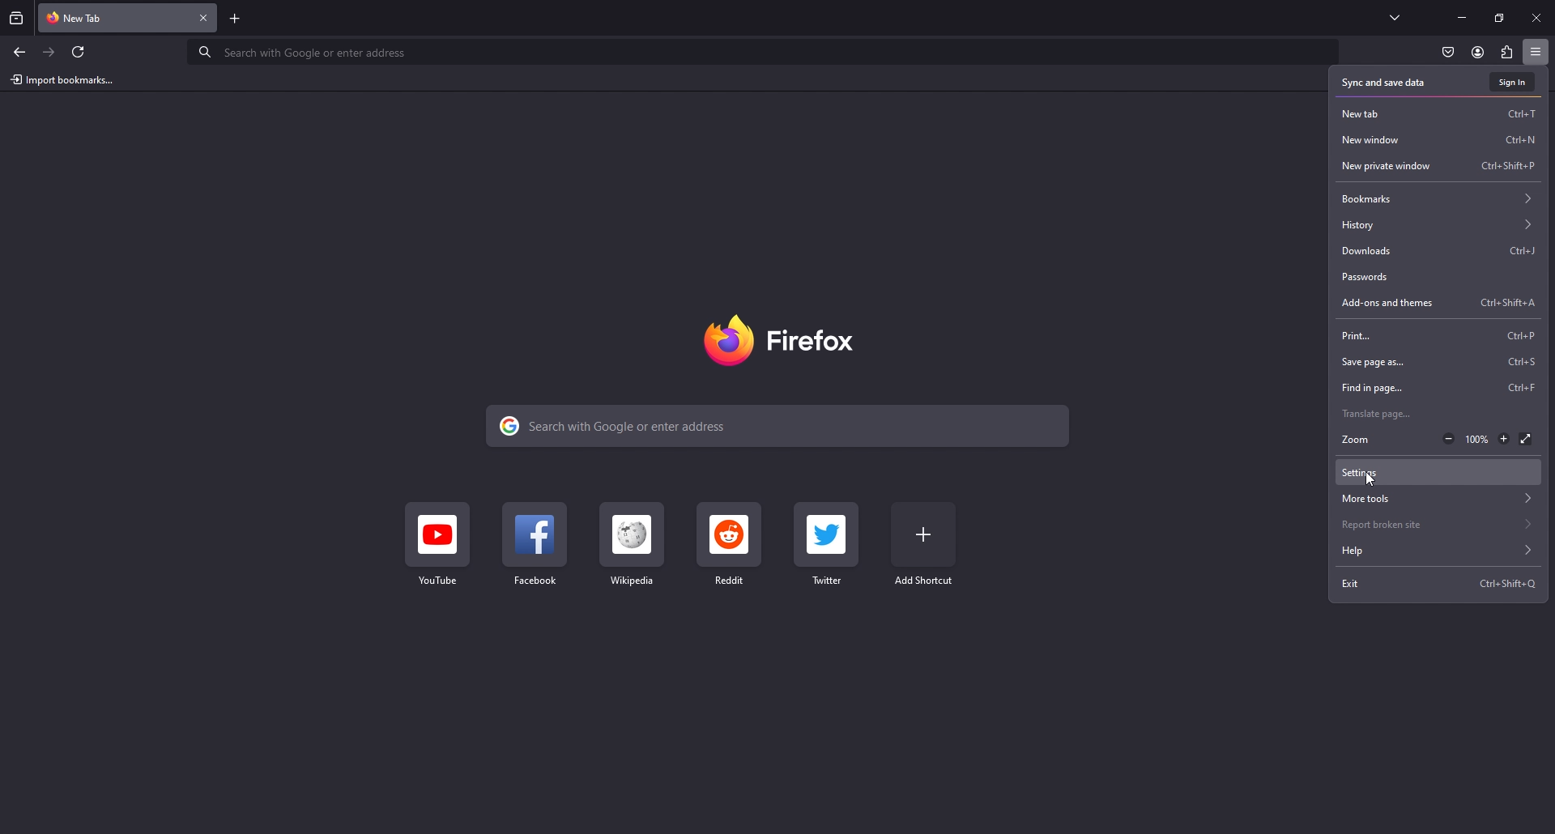  What do you see at coordinates (1438, 524) in the screenshot?
I see `report` at bounding box center [1438, 524].